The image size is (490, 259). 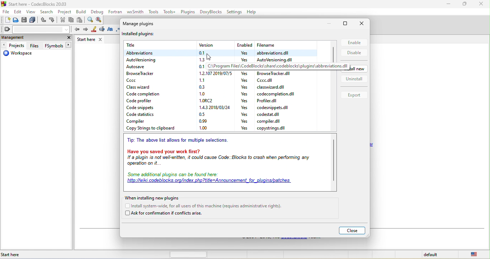 I want to click on when installing new plugin, so click(x=153, y=197).